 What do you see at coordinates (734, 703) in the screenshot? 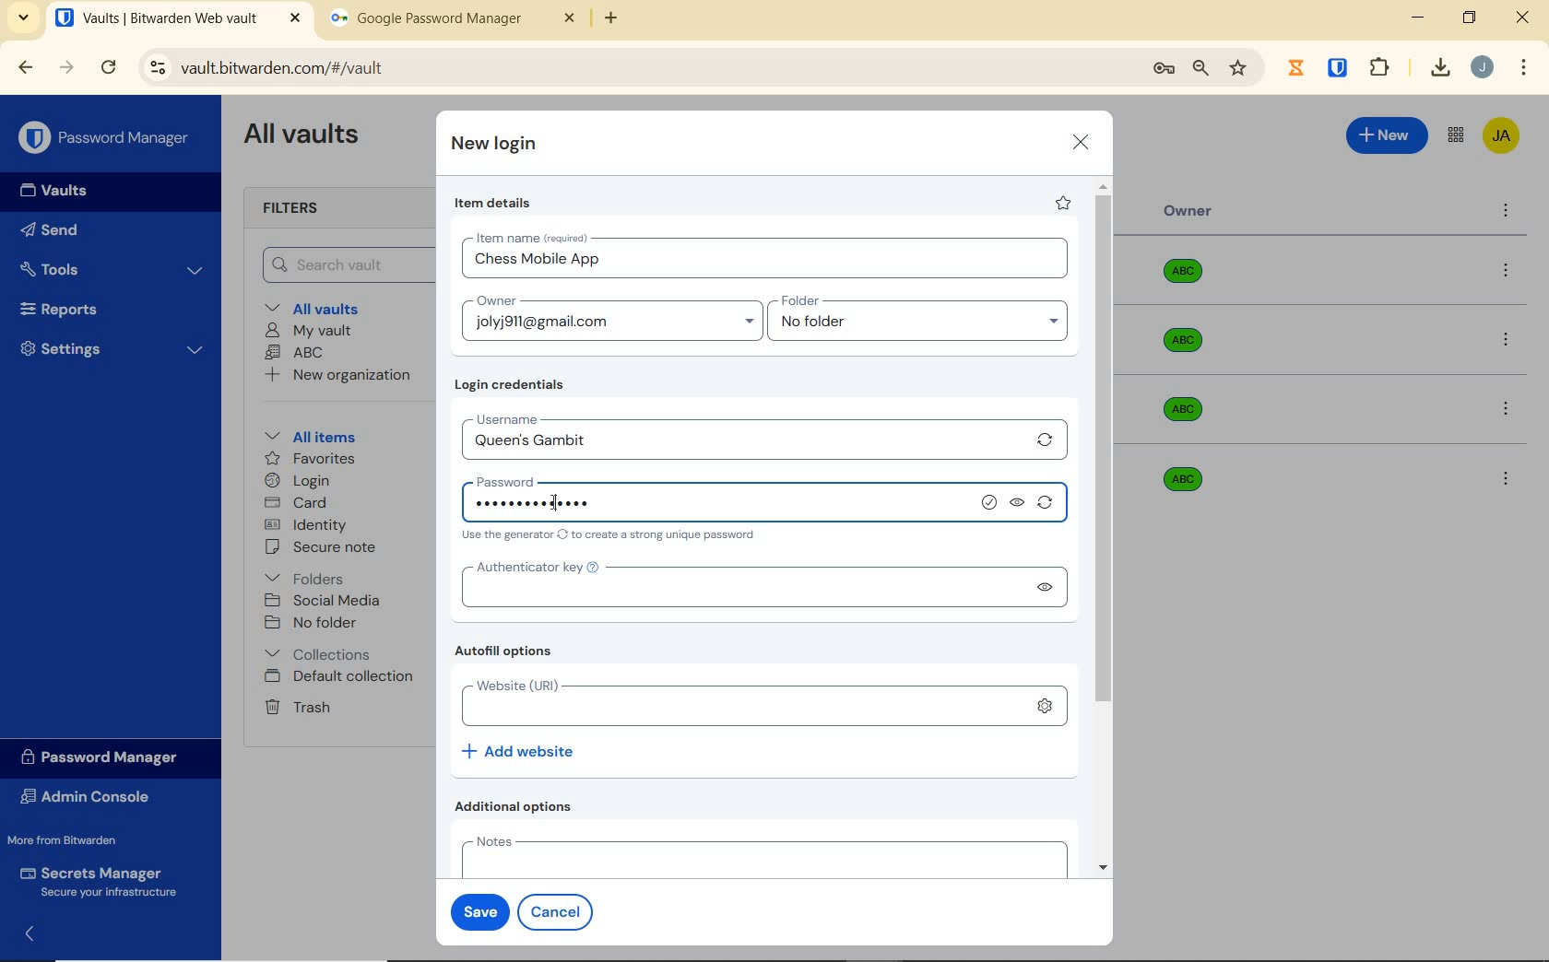
I see `Website (URL)` at bounding box center [734, 703].